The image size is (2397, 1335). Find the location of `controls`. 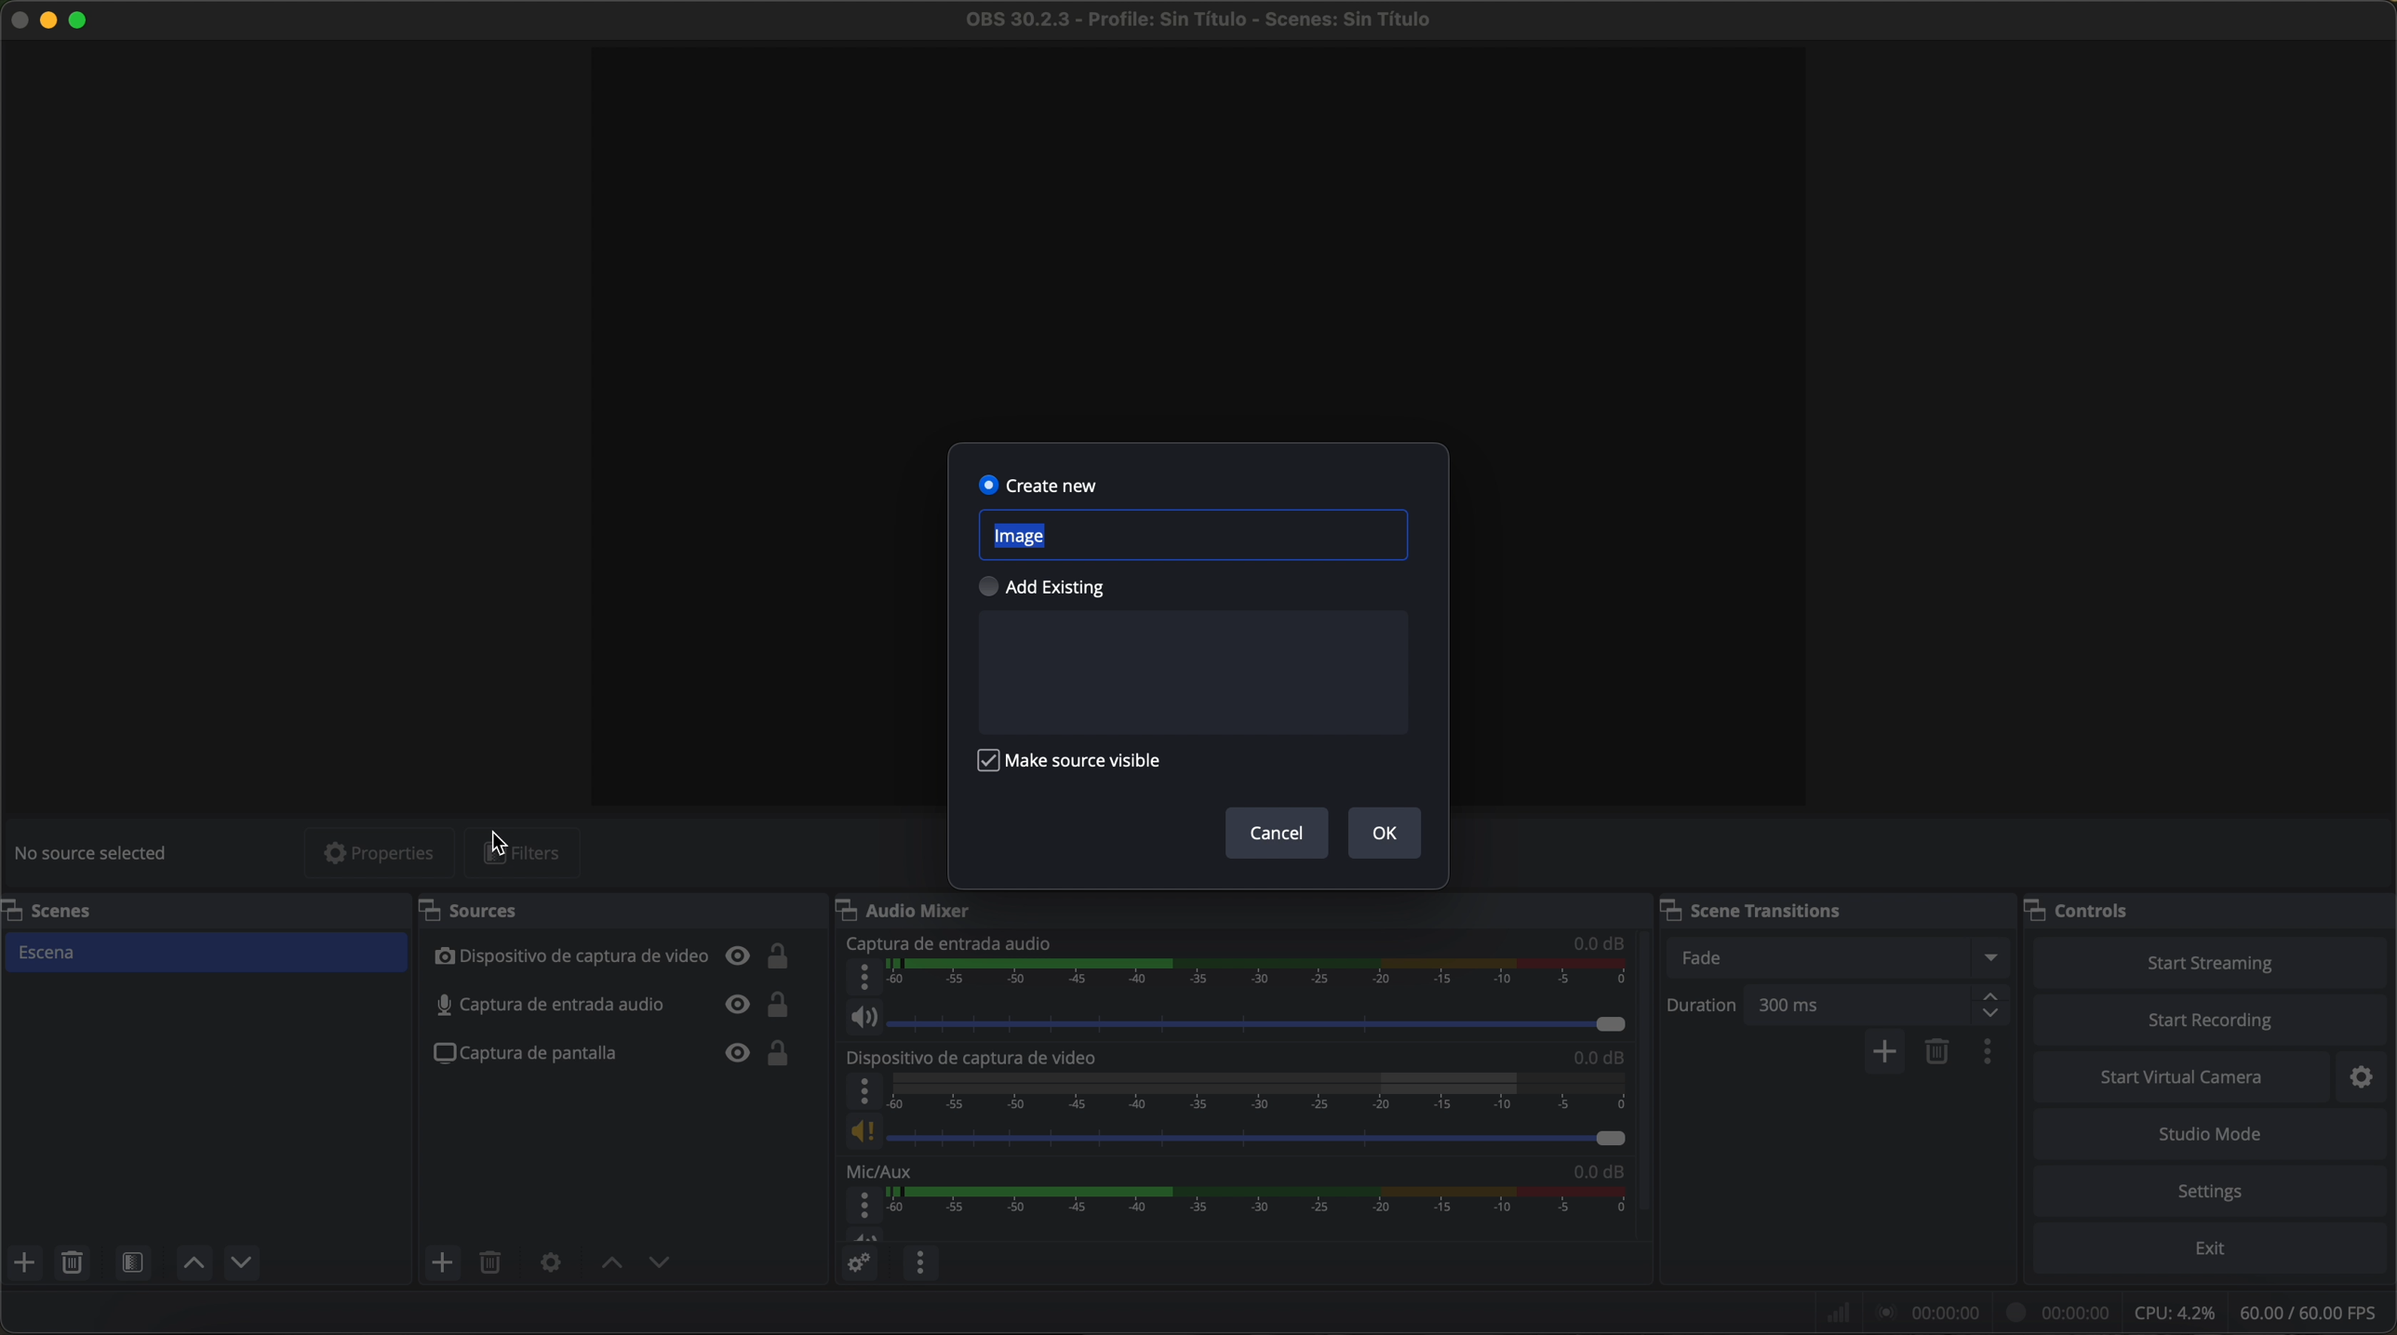

controls is located at coordinates (2095, 906).